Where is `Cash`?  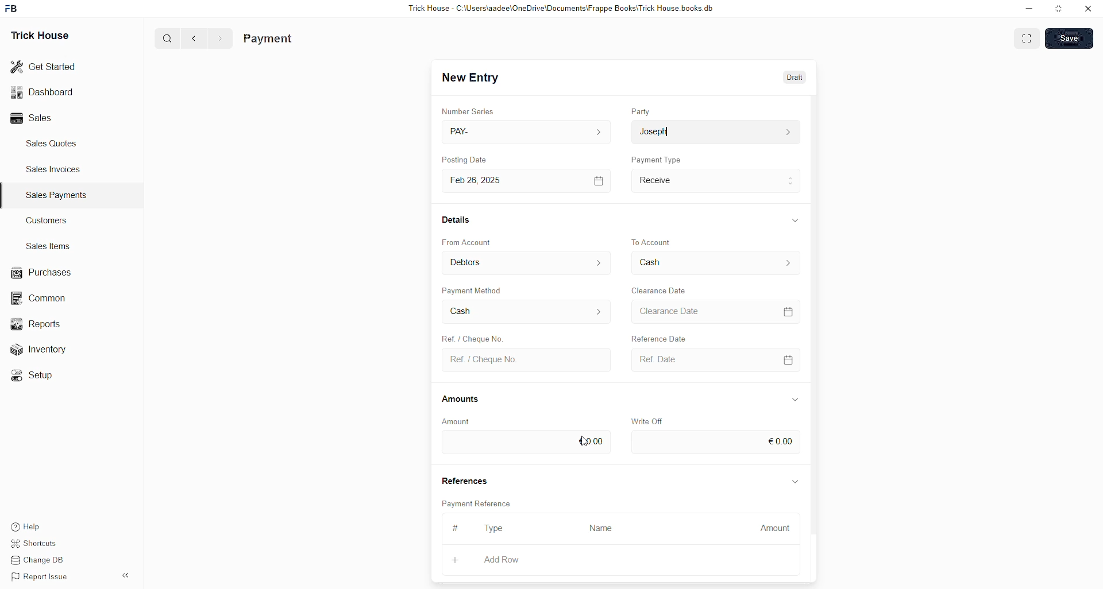
Cash is located at coordinates (527, 312).